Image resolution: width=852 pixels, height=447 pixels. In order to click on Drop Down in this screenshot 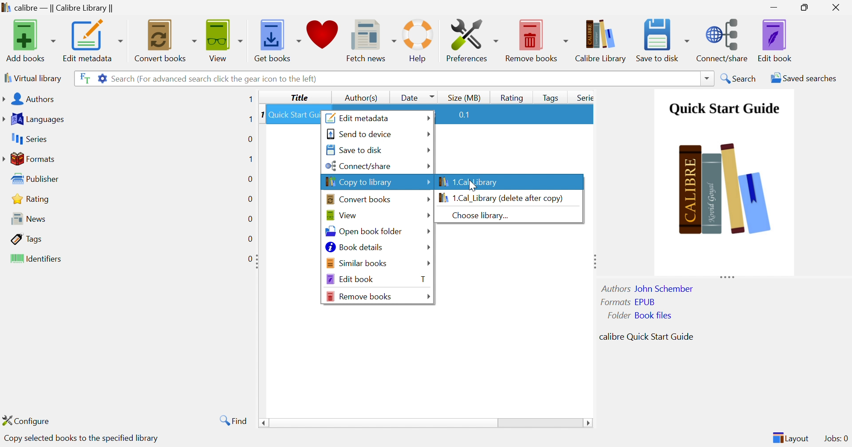, I will do `click(383, 424)`.